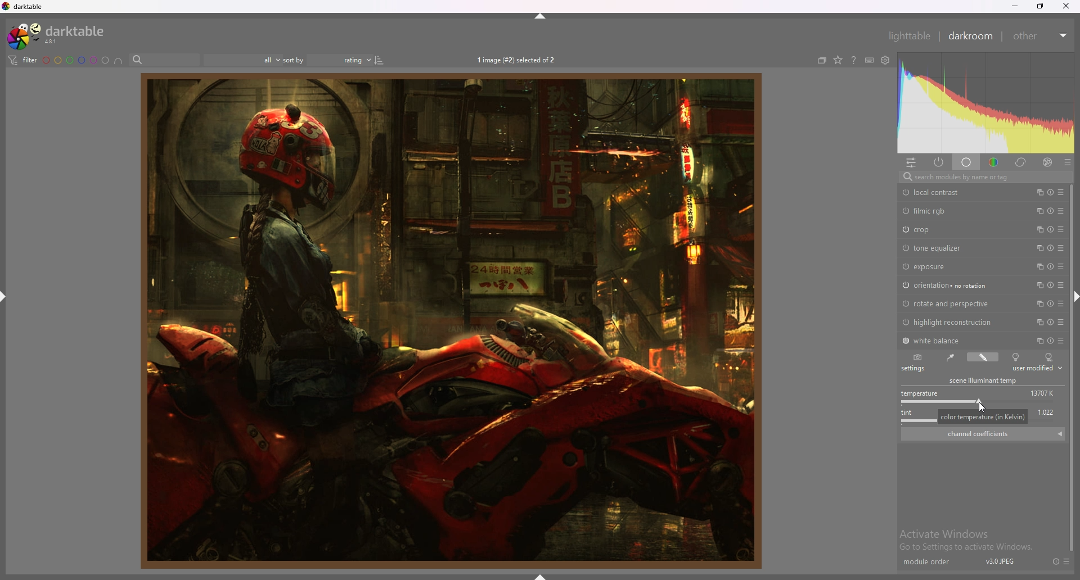 The height and width of the screenshot is (580, 1080). I want to click on search modules, so click(983, 178).